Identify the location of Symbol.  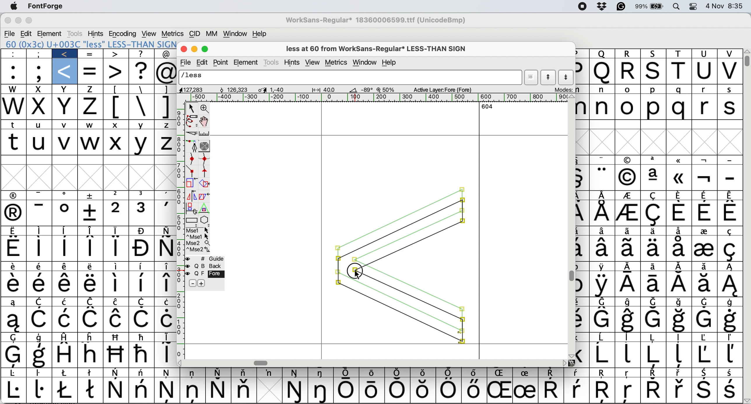
(583, 213).